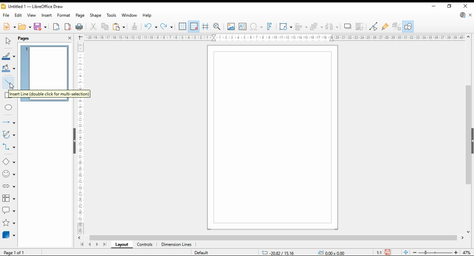 This screenshot has width=474, height=256. I want to click on export, so click(56, 27).